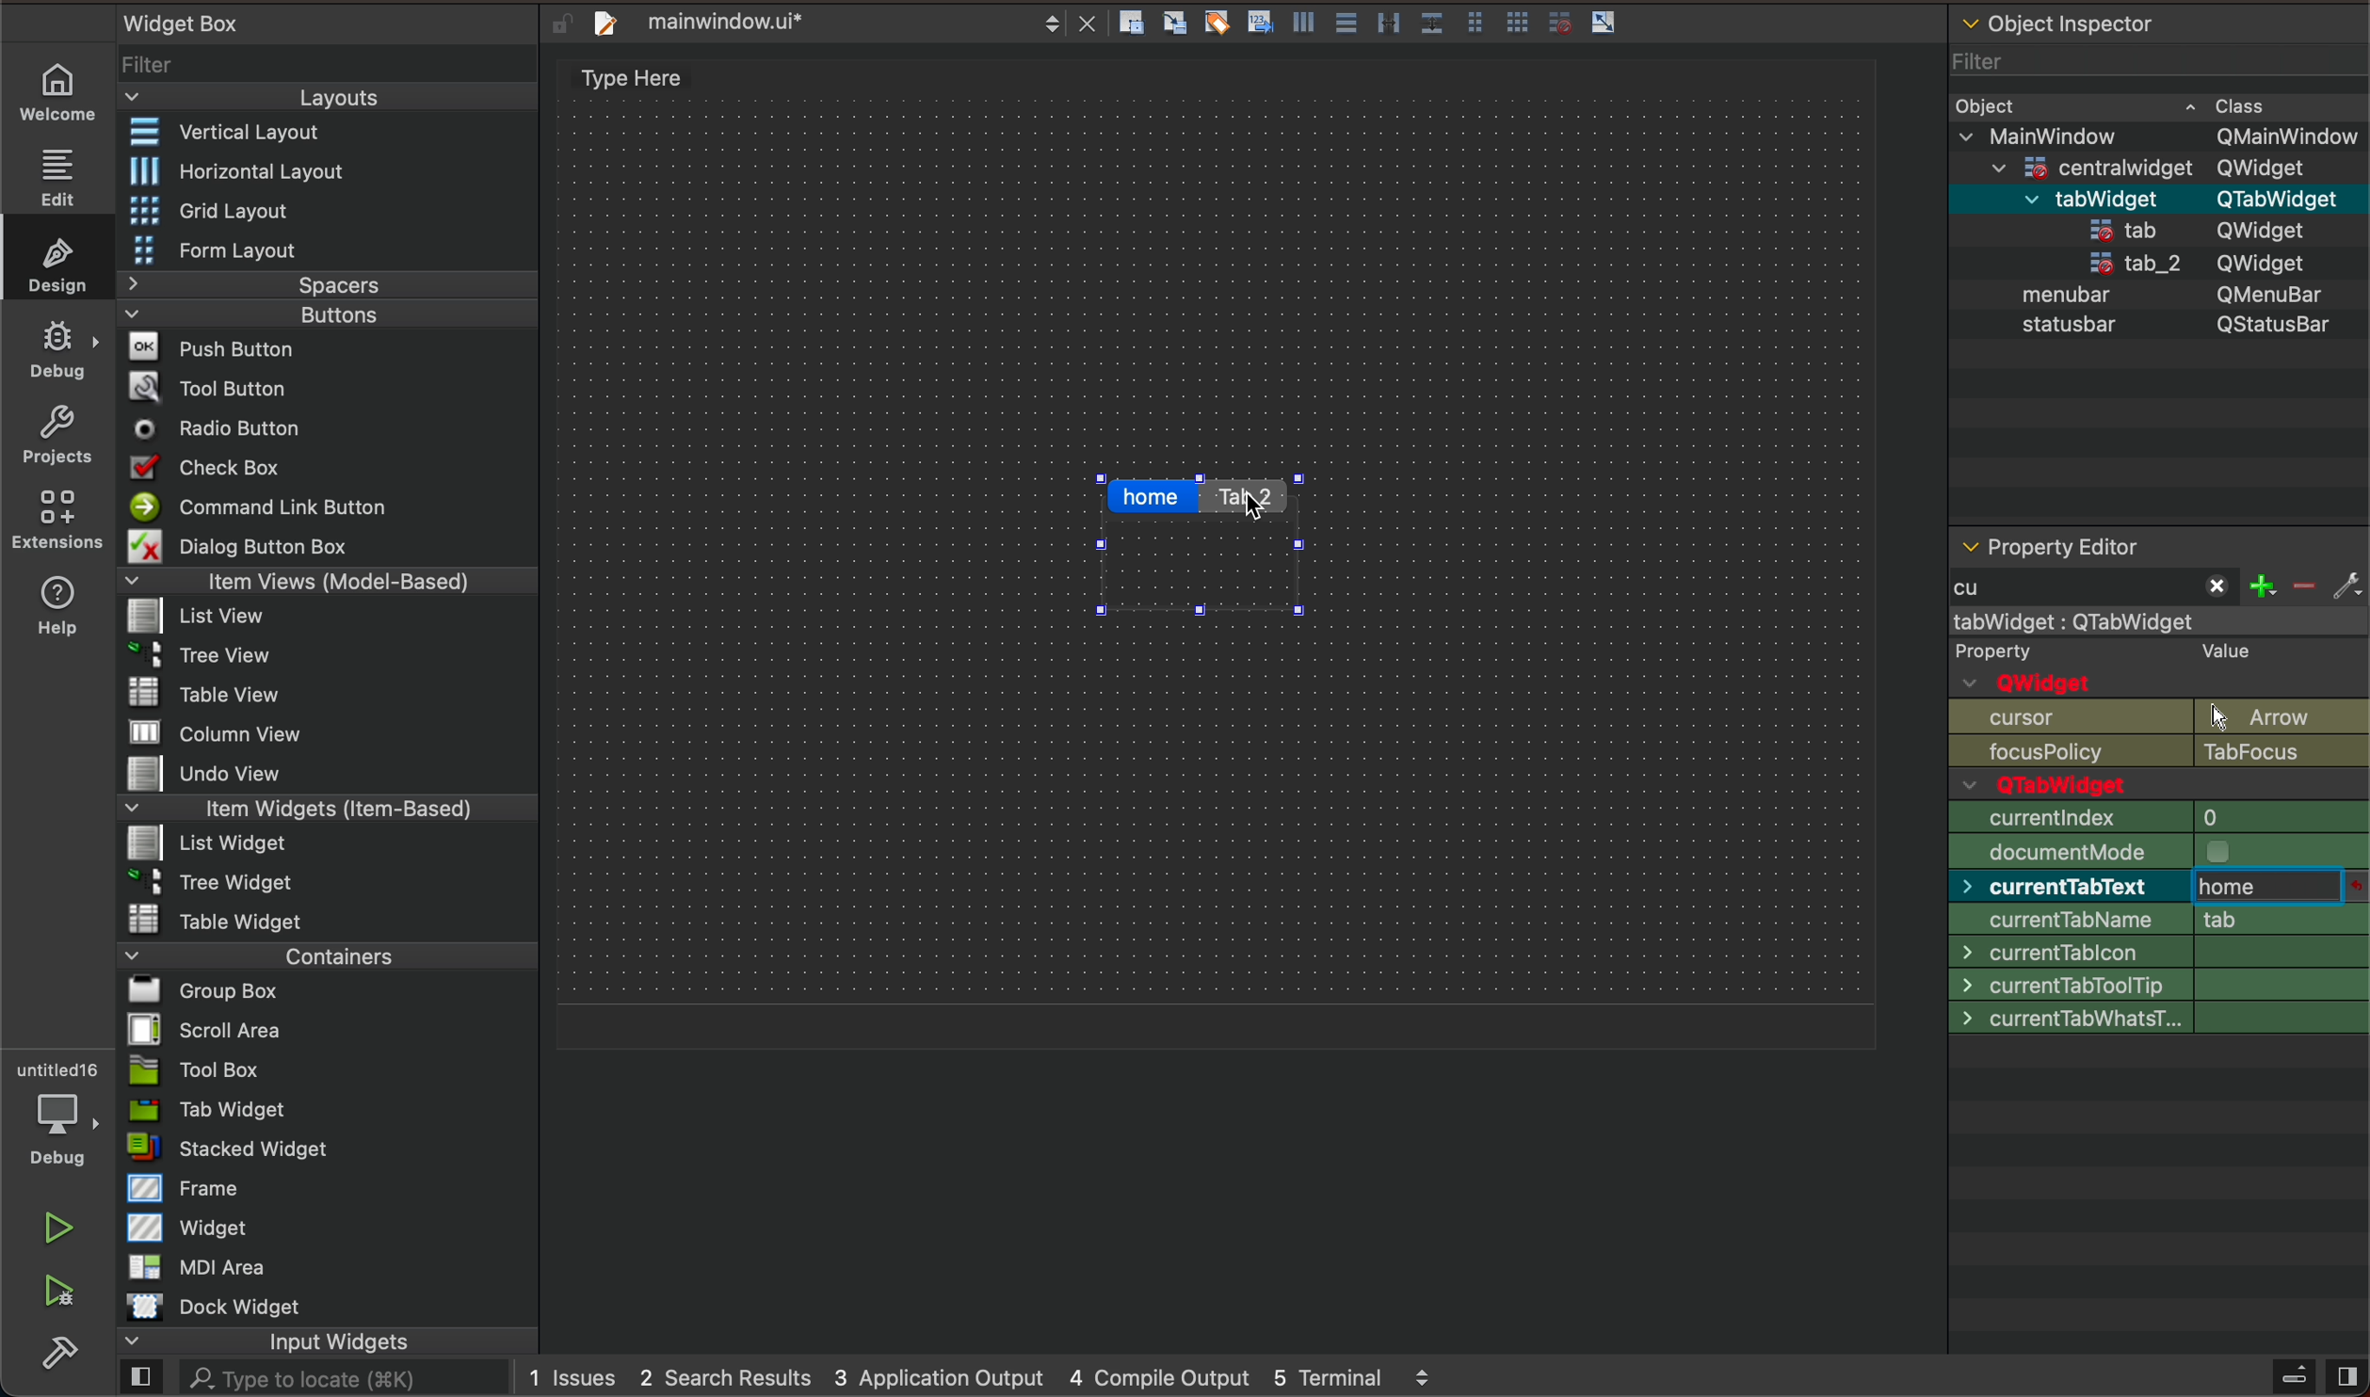 This screenshot has height=1397, width=2370. I want to click on cursor, so click(2156, 1084).